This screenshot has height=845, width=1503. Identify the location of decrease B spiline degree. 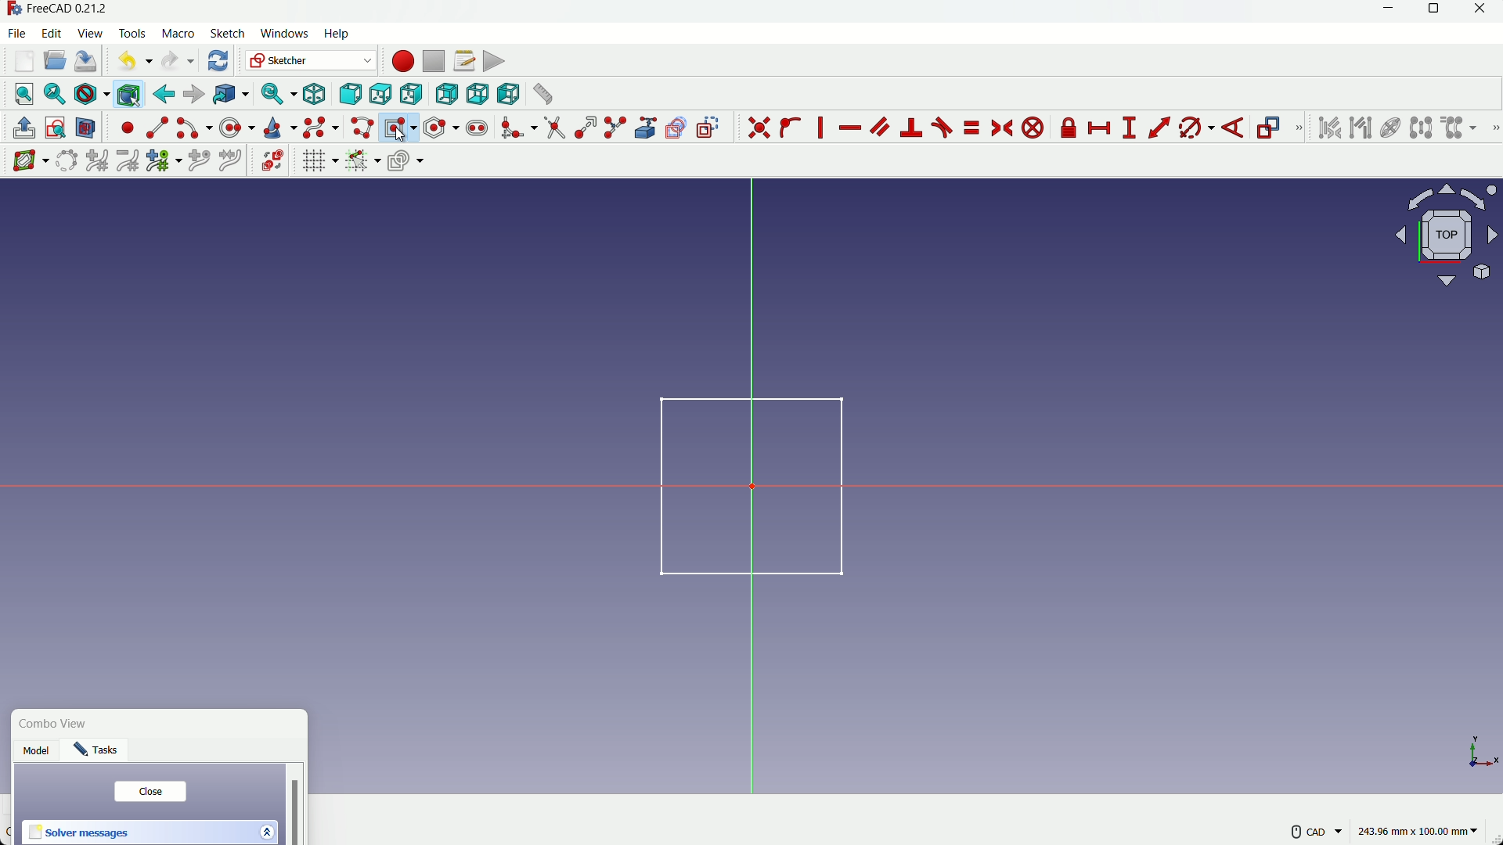
(128, 160).